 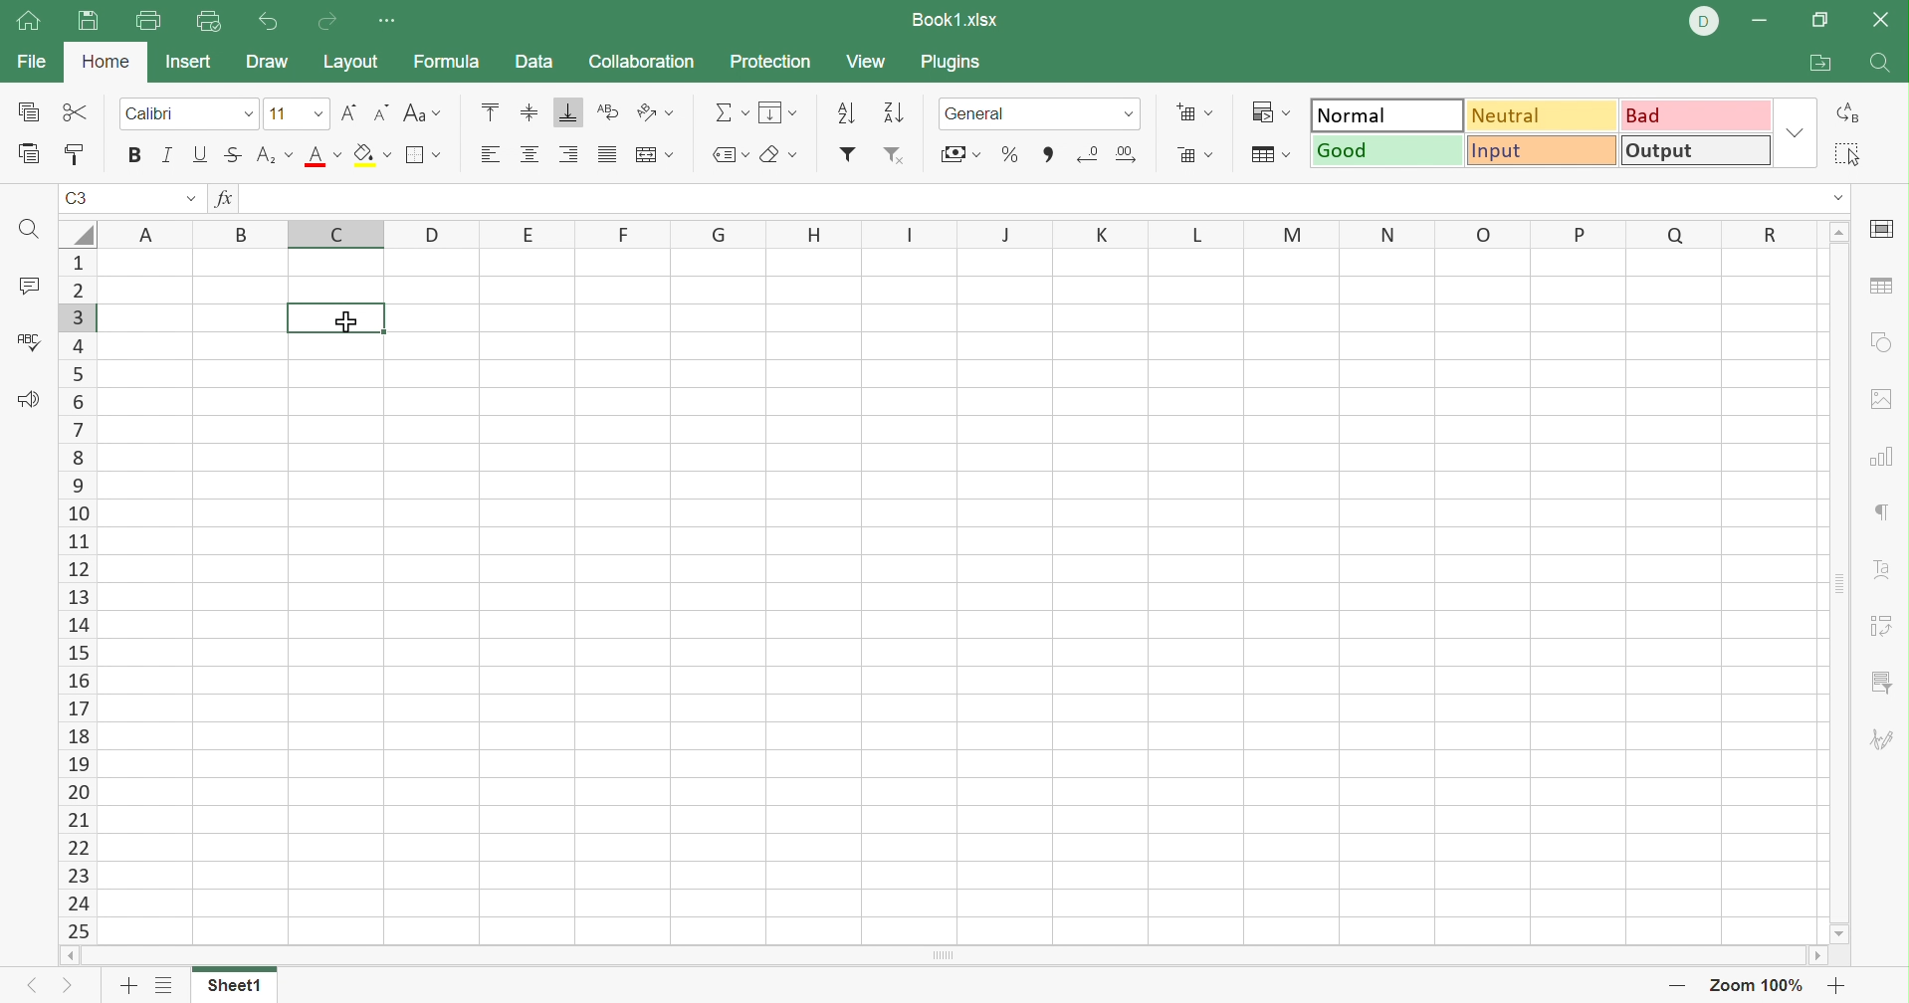 What do you see at coordinates (1673, 986) in the screenshot?
I see `Zoom out` at bounding box center [1673, 986].